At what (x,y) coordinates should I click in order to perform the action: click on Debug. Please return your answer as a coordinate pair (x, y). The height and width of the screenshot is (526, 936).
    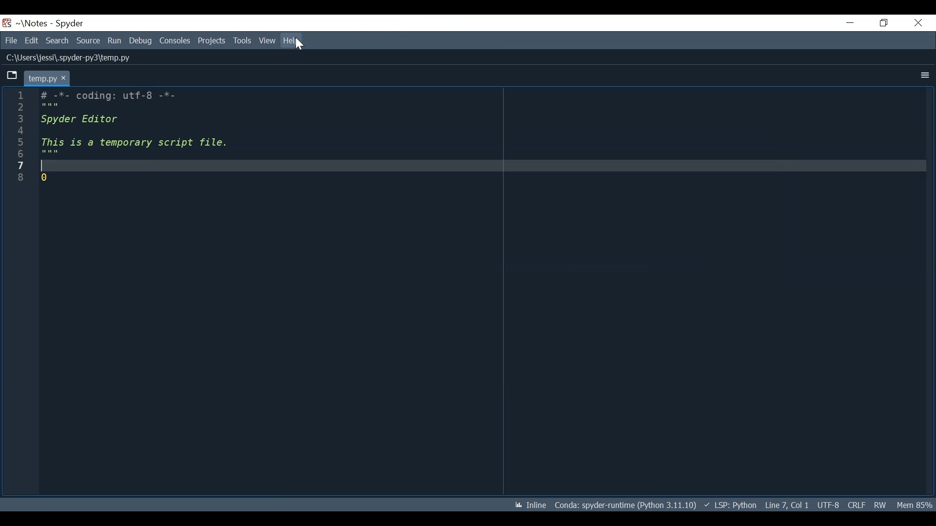
    Looking at the image, I should click on (141, 40).